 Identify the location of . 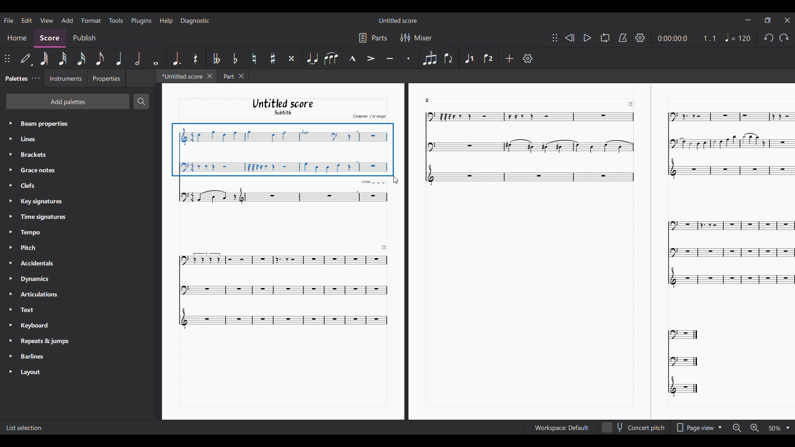
(529, 146).